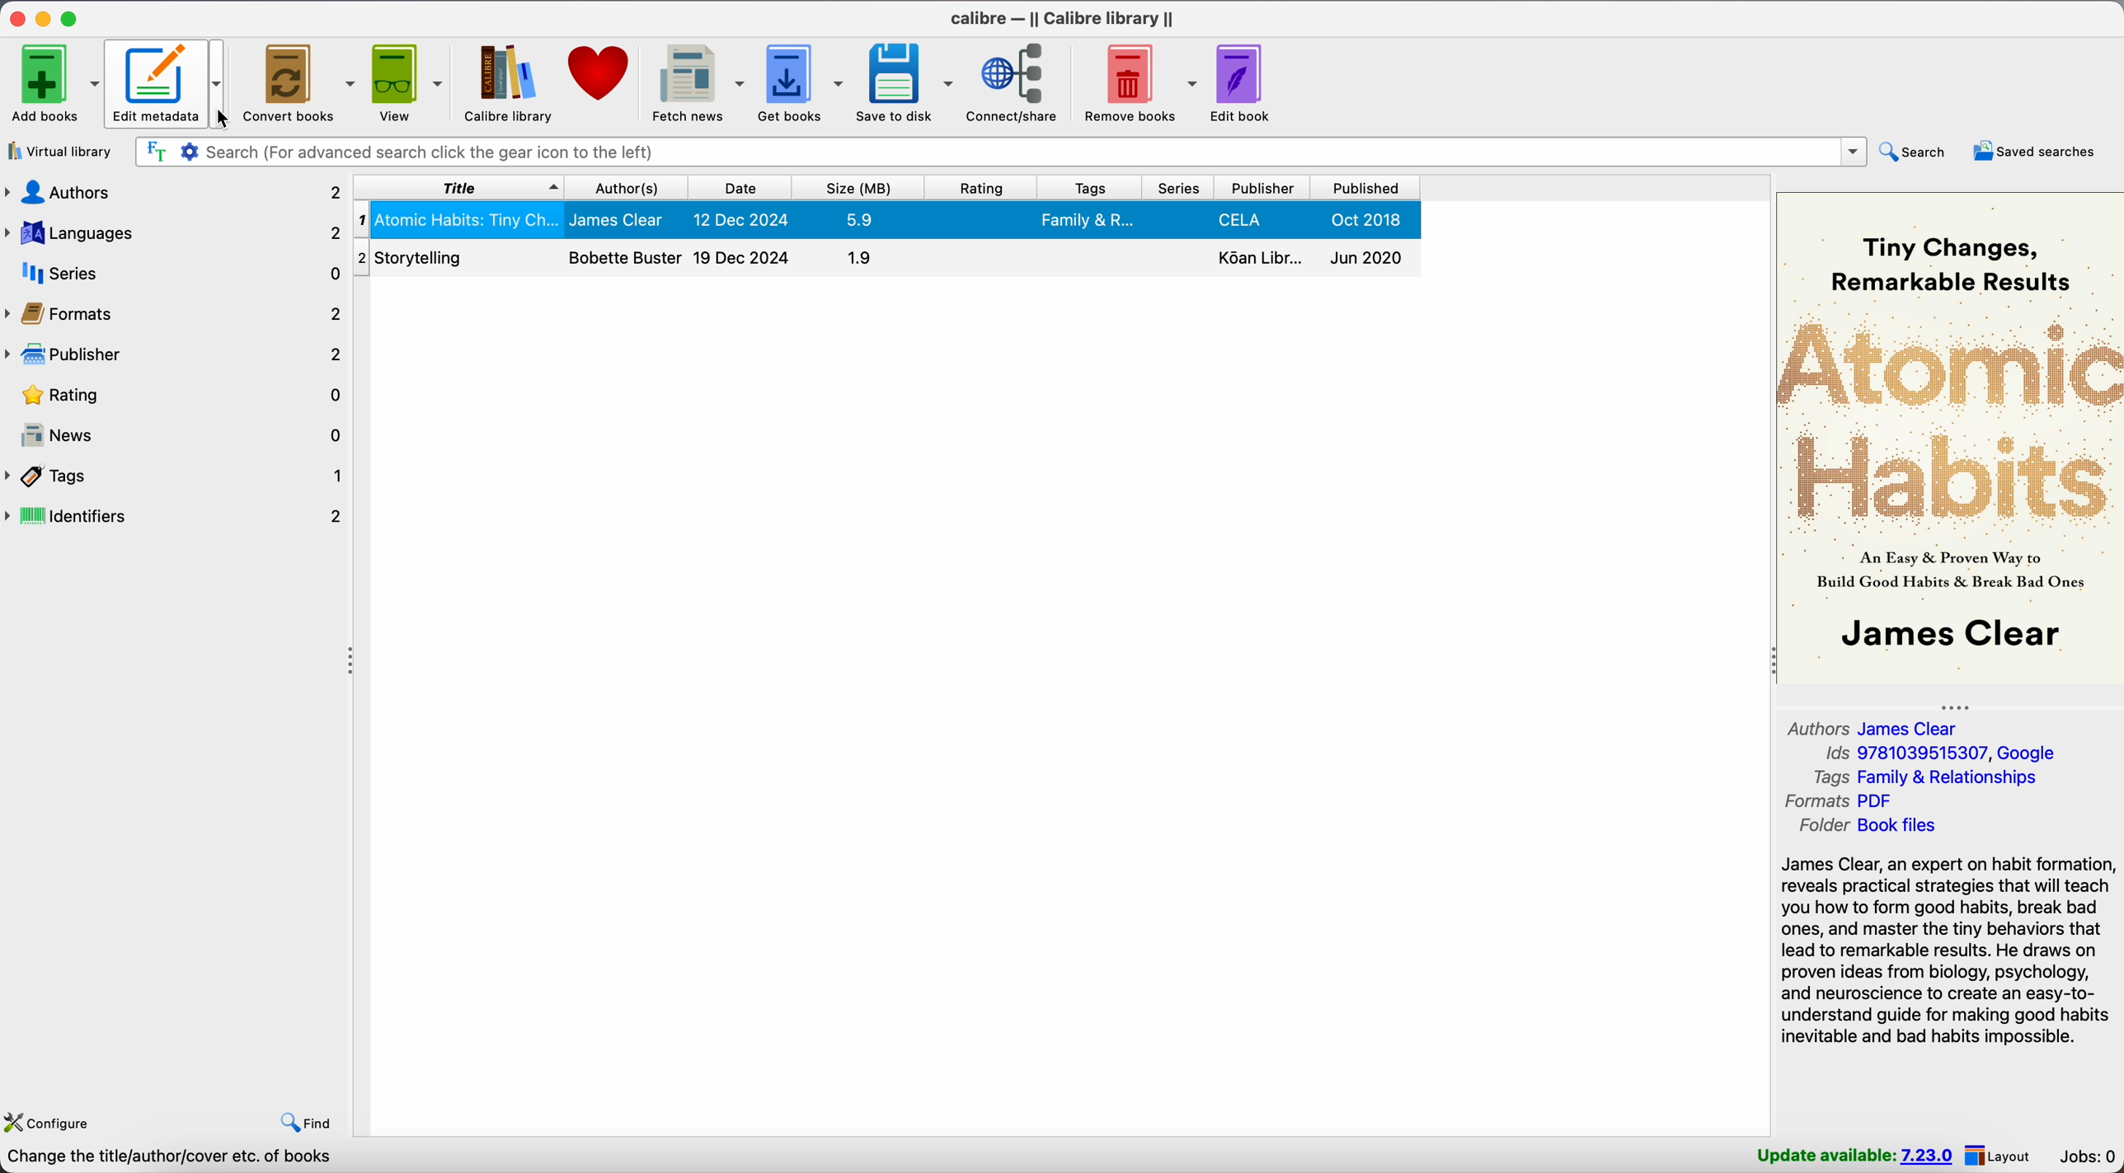 This screenshot has height=1173, width=2124. Describe the element at coordinates (1245, 85) in the screenshot. I see `edit book` at that location.